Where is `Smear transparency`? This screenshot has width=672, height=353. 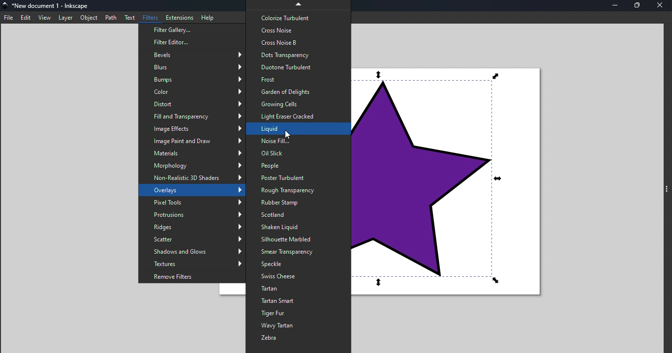 Smear transparency is located at coordinates (299, 252).